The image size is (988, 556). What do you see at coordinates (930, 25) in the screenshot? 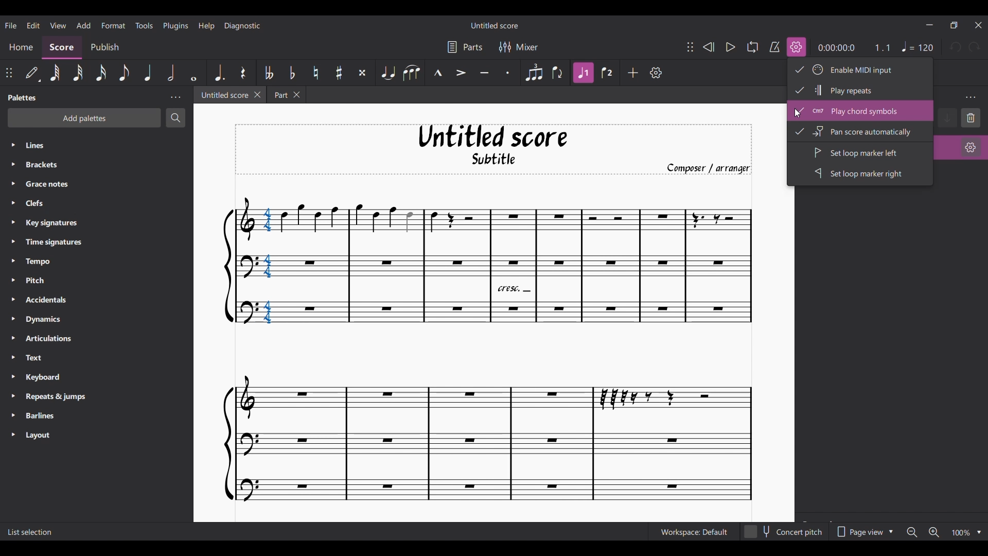
I see `Minimize` at bounding box center [930, 25].